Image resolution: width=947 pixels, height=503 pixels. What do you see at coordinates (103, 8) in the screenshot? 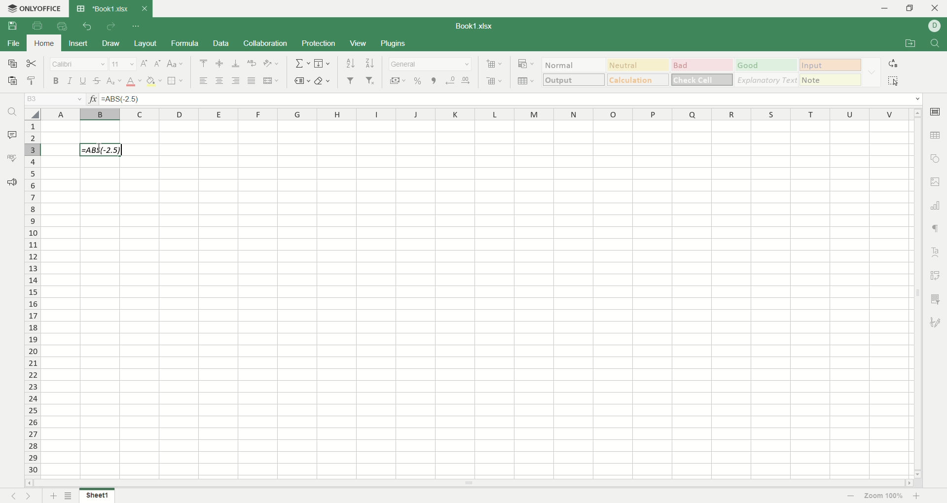
I see `sheet tab` at bounding box center [103, 8].